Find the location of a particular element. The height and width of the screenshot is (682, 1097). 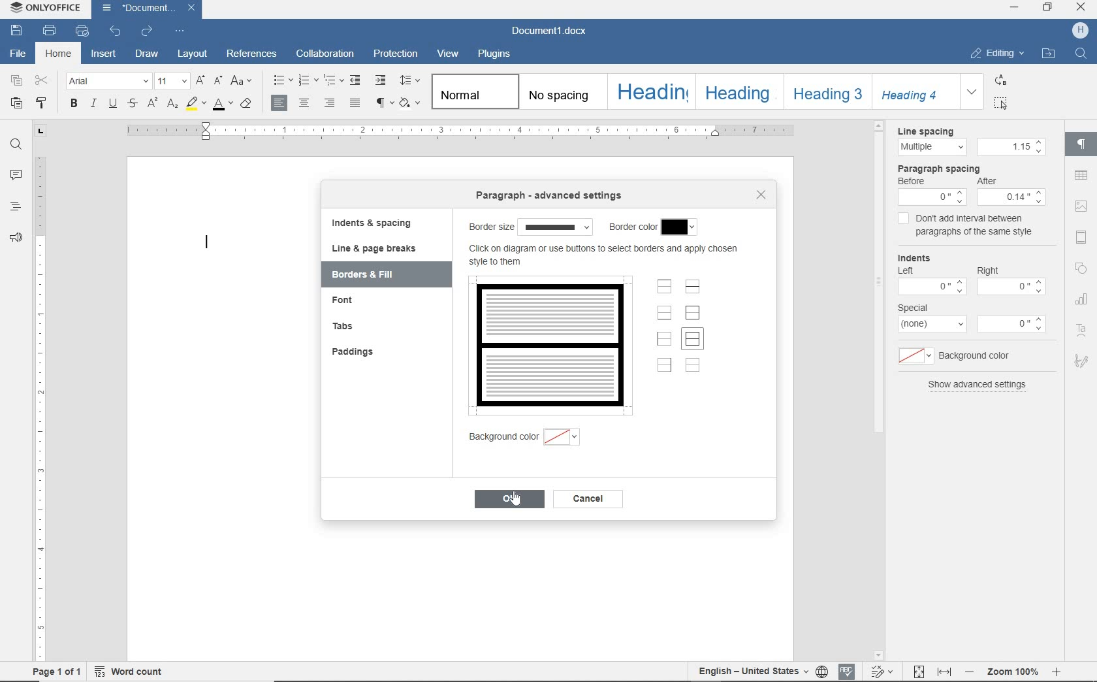

Indents: Left-0 Right-0 is located at coordinates (972, 275).